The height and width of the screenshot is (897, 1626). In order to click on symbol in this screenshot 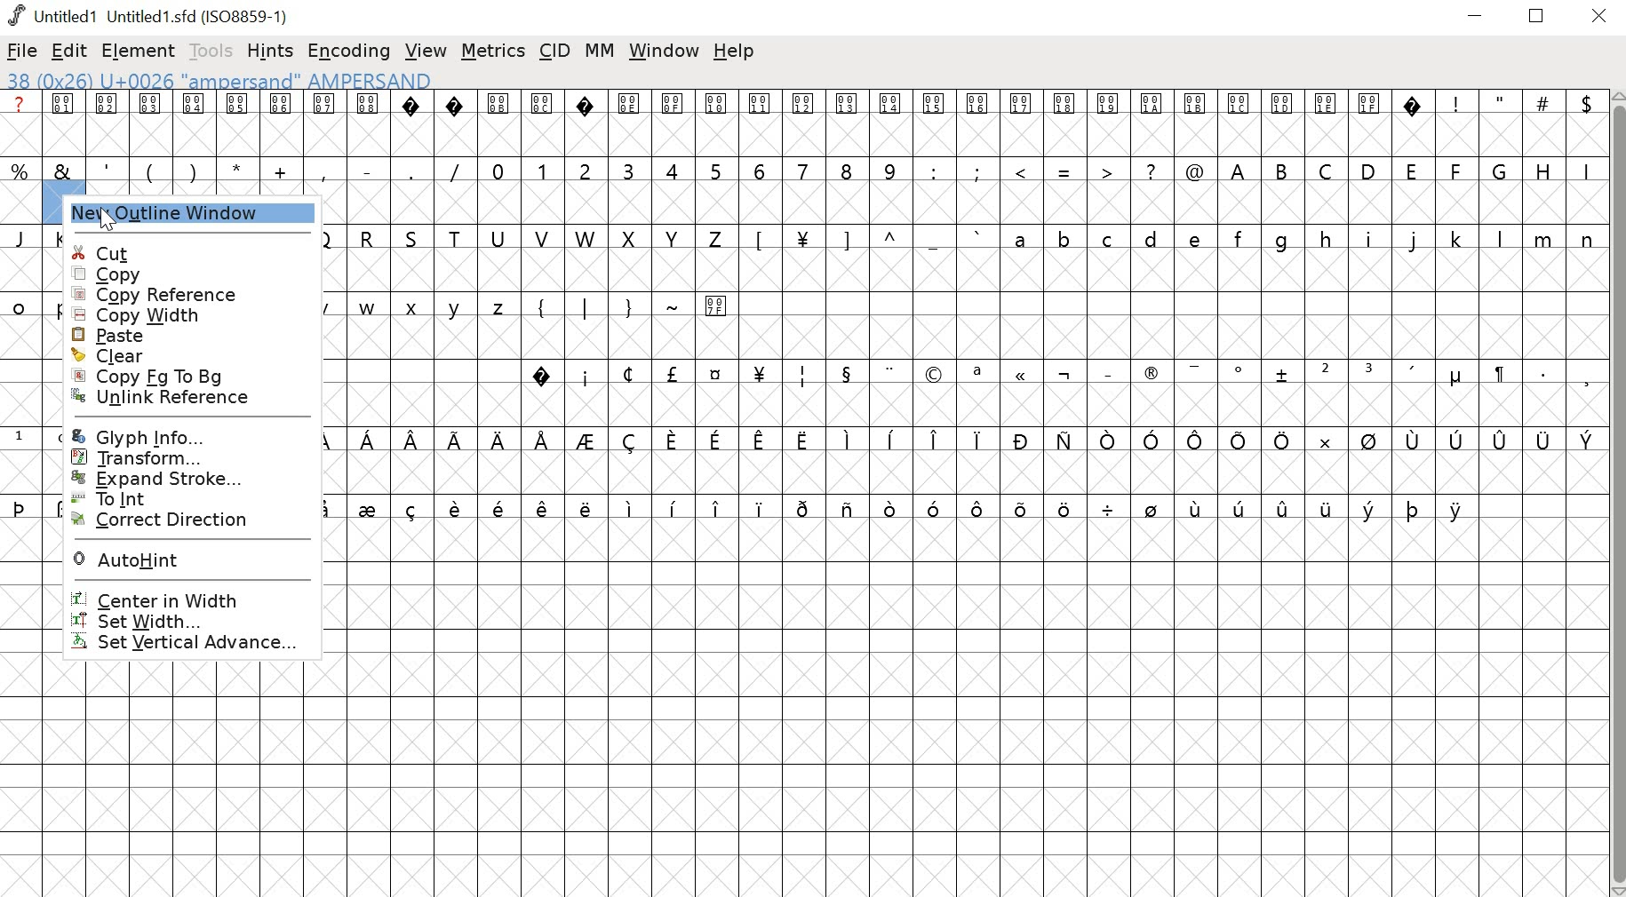, I will do `click(20, 506)`.